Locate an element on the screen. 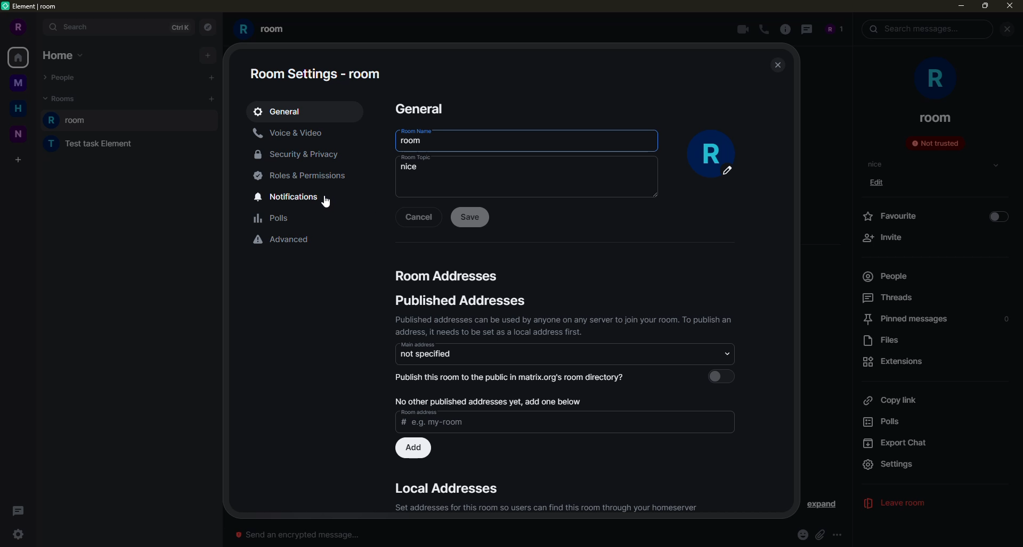 Image resolution: width=1023 pixels, height=547 pixels. not trusted is located at coordinates (935, 143).